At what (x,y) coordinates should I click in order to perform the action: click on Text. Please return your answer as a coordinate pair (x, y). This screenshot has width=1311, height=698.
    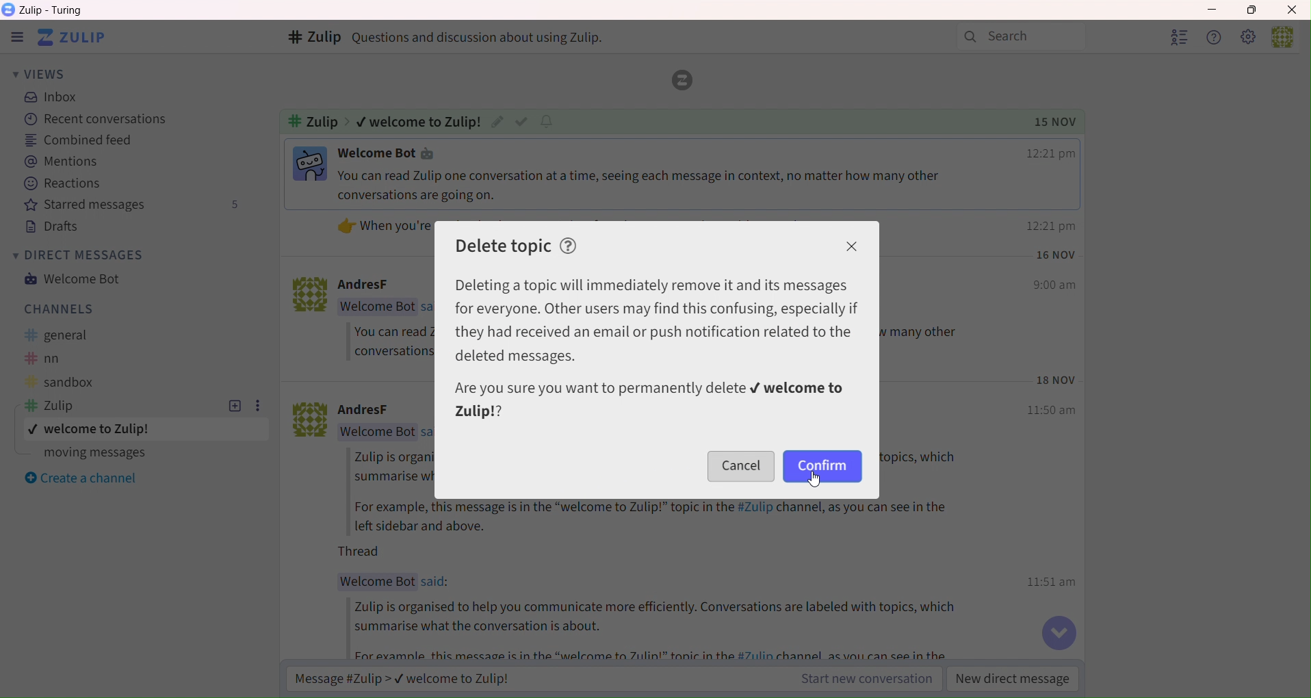
    Looking at the image, I should click on (392, 466).